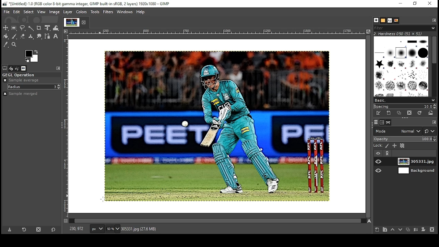  What do you see at coordinates (21, 94) in the screenshot?
I see `sample merged` at bounding box center [21, 94].